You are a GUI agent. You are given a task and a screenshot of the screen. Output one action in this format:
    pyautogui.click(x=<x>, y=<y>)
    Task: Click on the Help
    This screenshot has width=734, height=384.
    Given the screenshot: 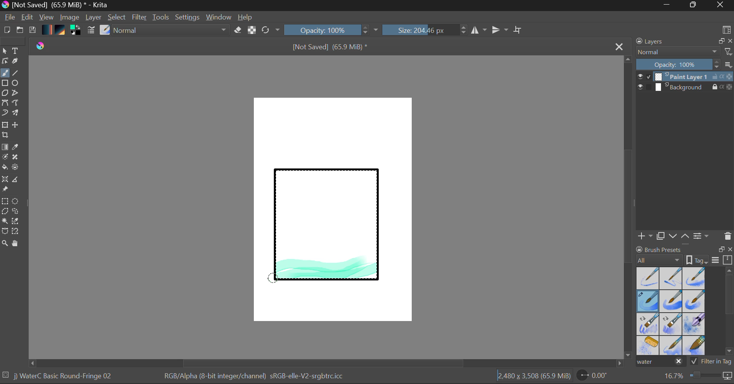 What is the action you would take?
    pyautogui.click(x=245, y=17)
    